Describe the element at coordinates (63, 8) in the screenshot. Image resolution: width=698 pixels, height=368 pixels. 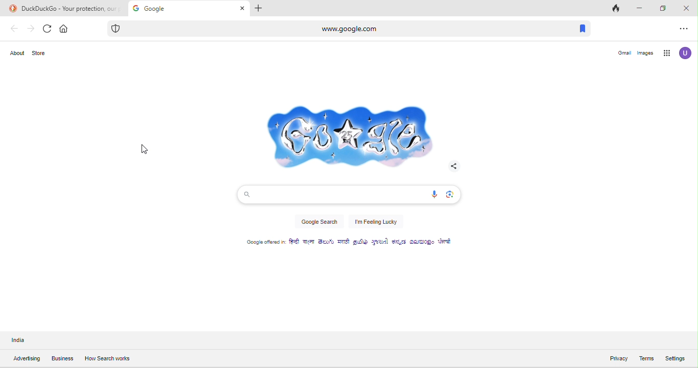
I see `DuckGoDuckGo - Your protection` at that location.